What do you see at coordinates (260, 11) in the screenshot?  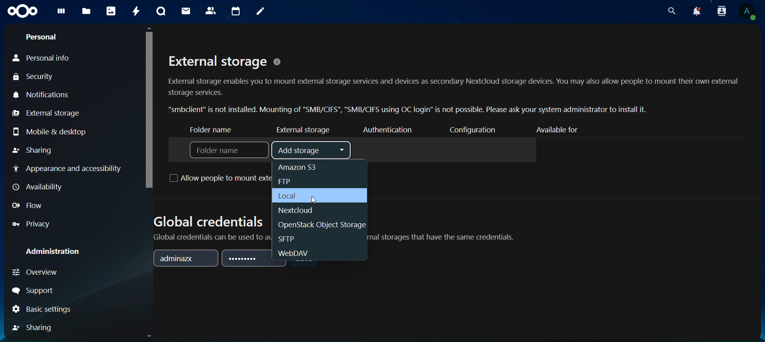 I see `notes` at bounding box center [260, 11].